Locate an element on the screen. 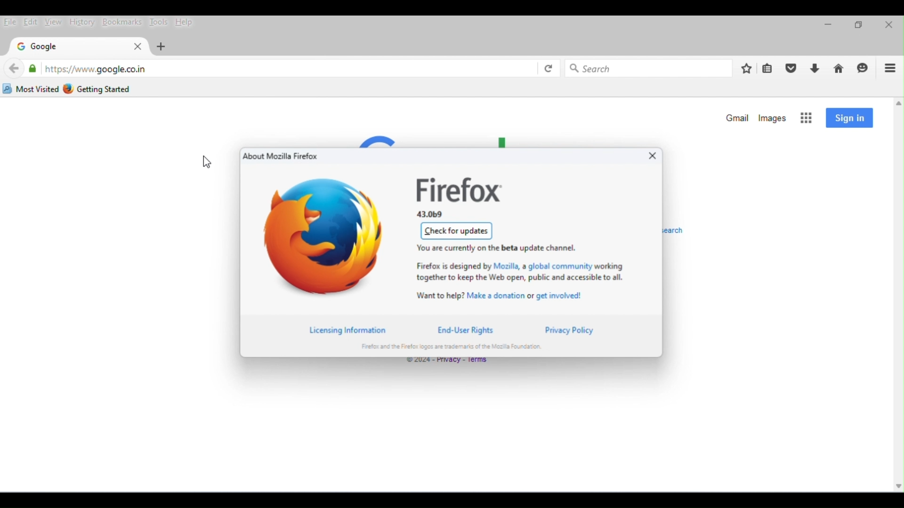 The height and width of the screenshot is (508, 904). home page is located at coordinates (839, 69).